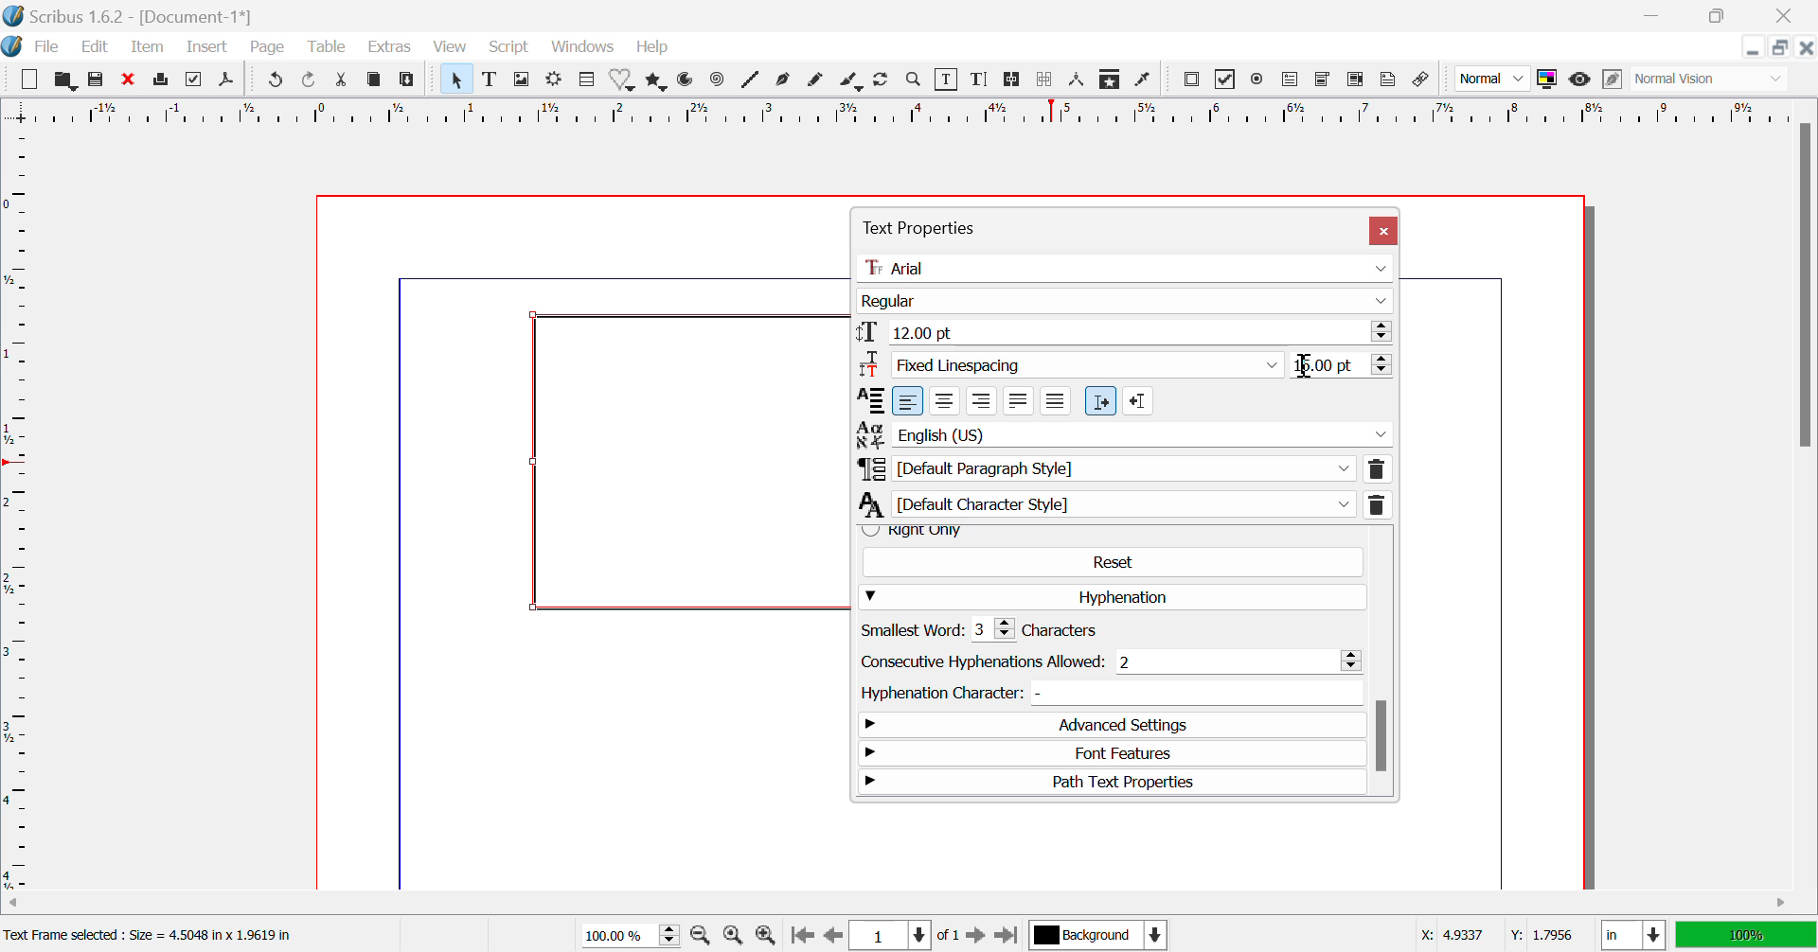 Image resolution: width=1818 pixels, height=952 pixels. I want to click on Default Character Style, so click(1125, 503).